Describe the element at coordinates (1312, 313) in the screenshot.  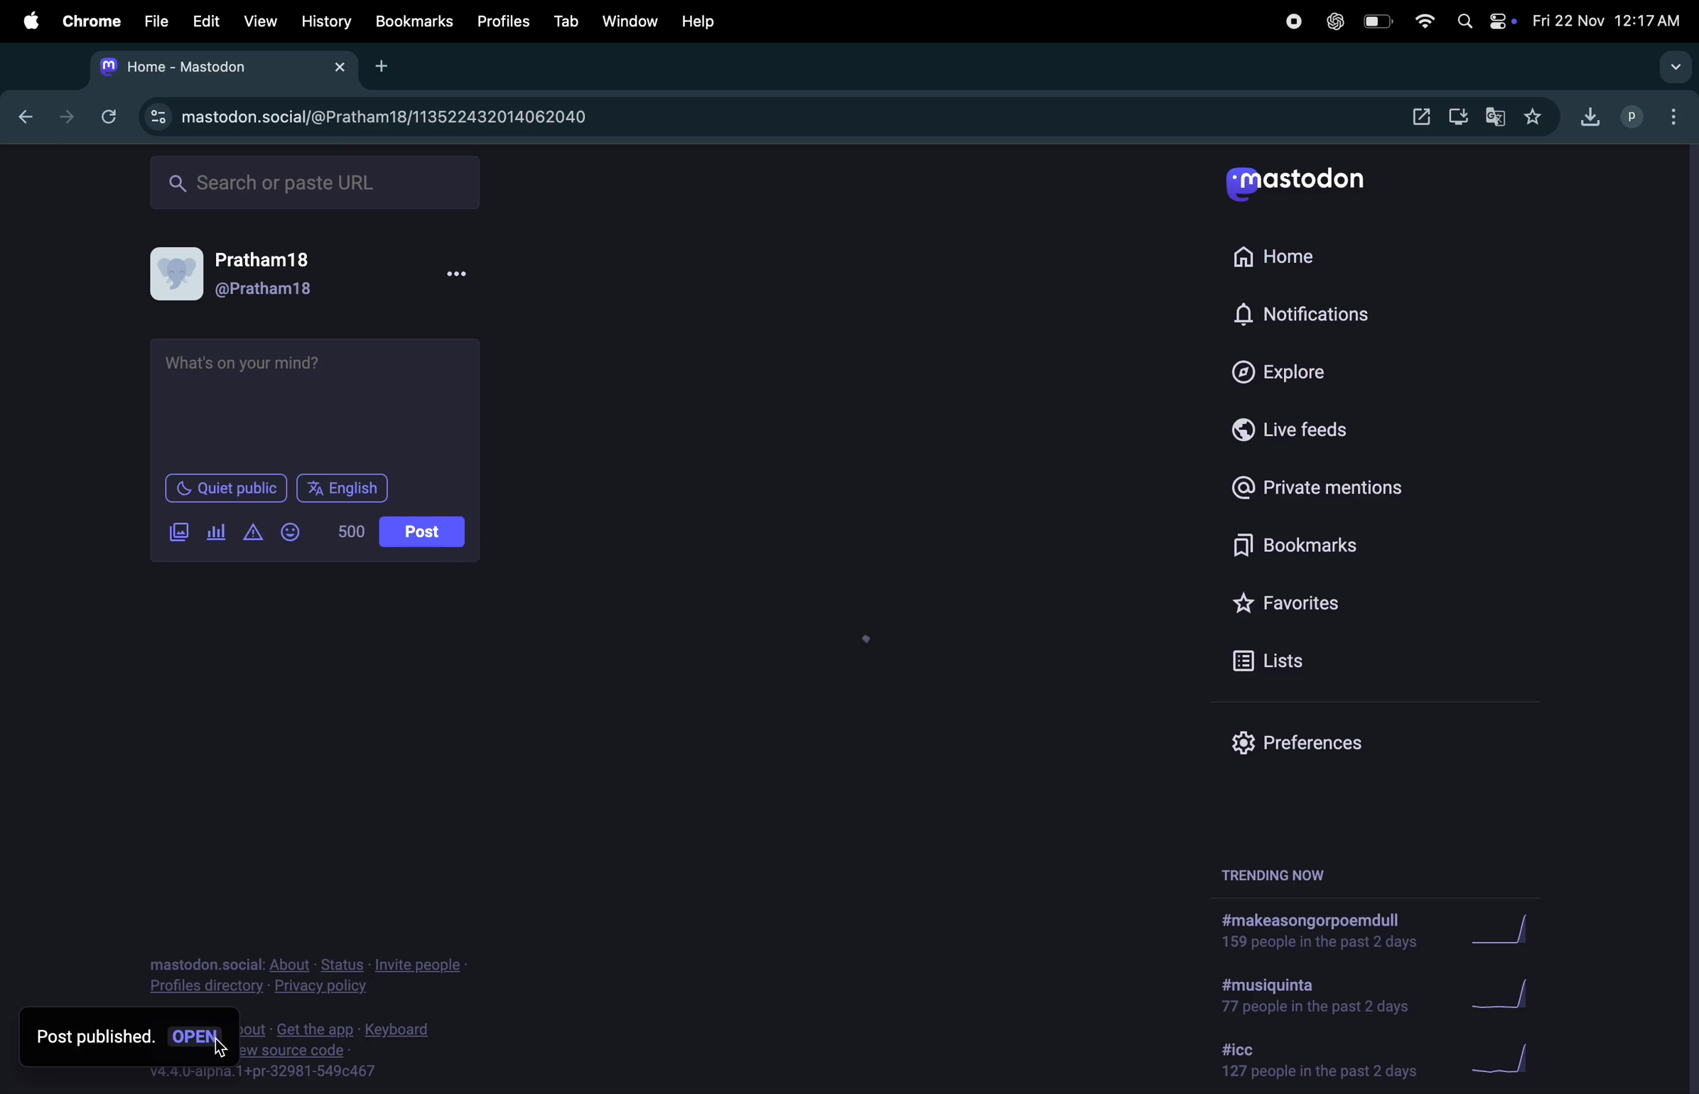
I see `notifications` at that location.